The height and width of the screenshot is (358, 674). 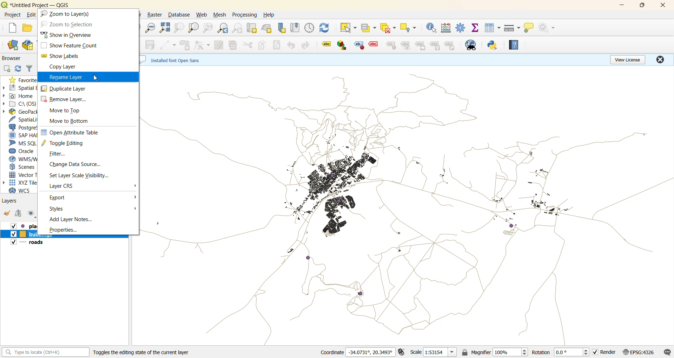 What do you see at coordinates (147, 352) in the screenshot?
I see `Toggles the editing state of the current layer` at bounding box center [147, 352].